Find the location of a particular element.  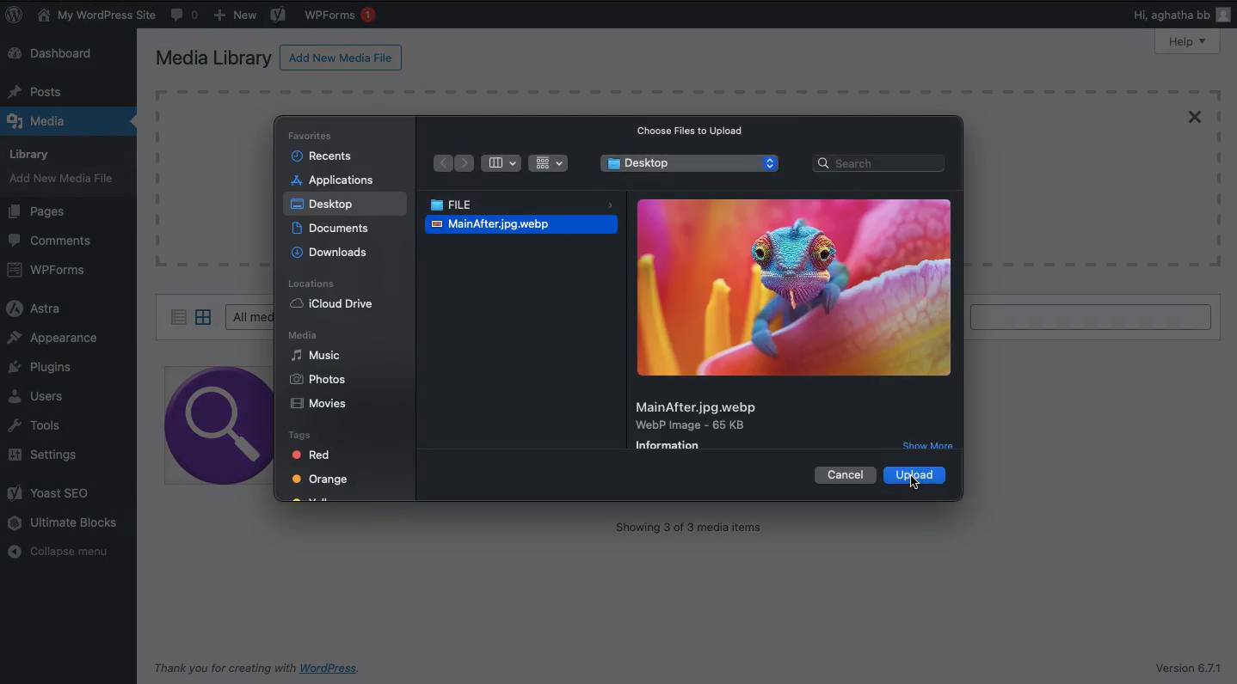

Forward is located at coordinates (466, 164).